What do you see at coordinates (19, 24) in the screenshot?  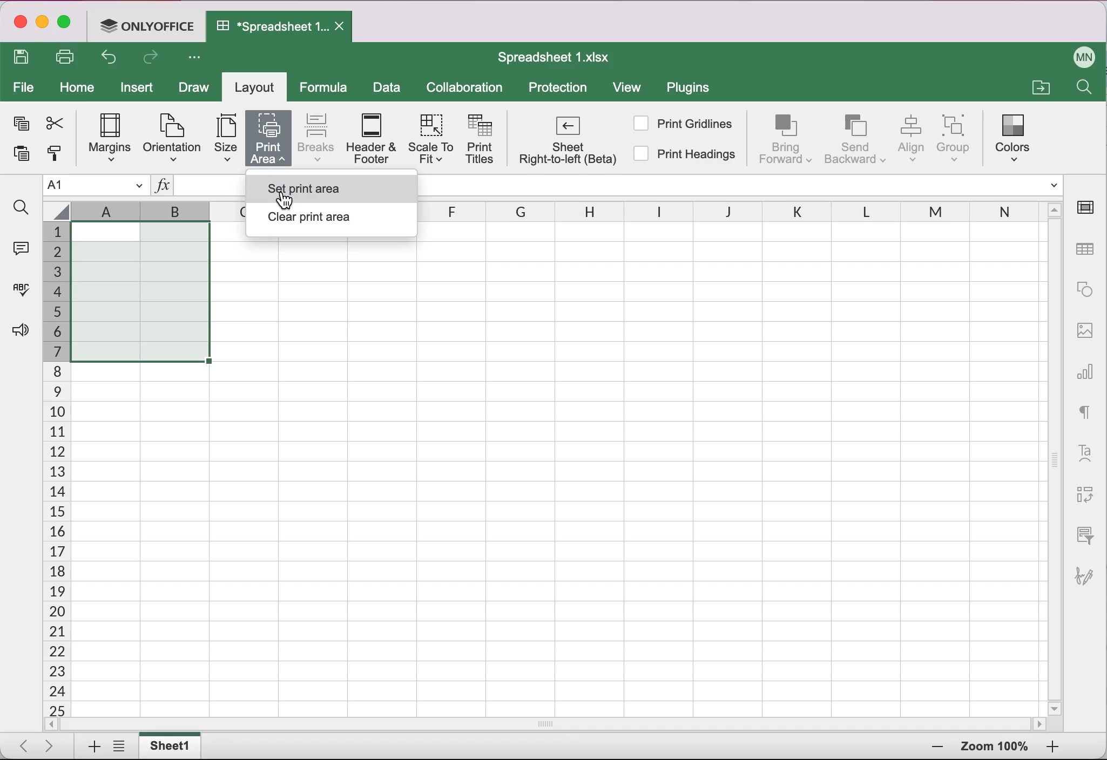 I see `close` at bounding box center [19, 24].